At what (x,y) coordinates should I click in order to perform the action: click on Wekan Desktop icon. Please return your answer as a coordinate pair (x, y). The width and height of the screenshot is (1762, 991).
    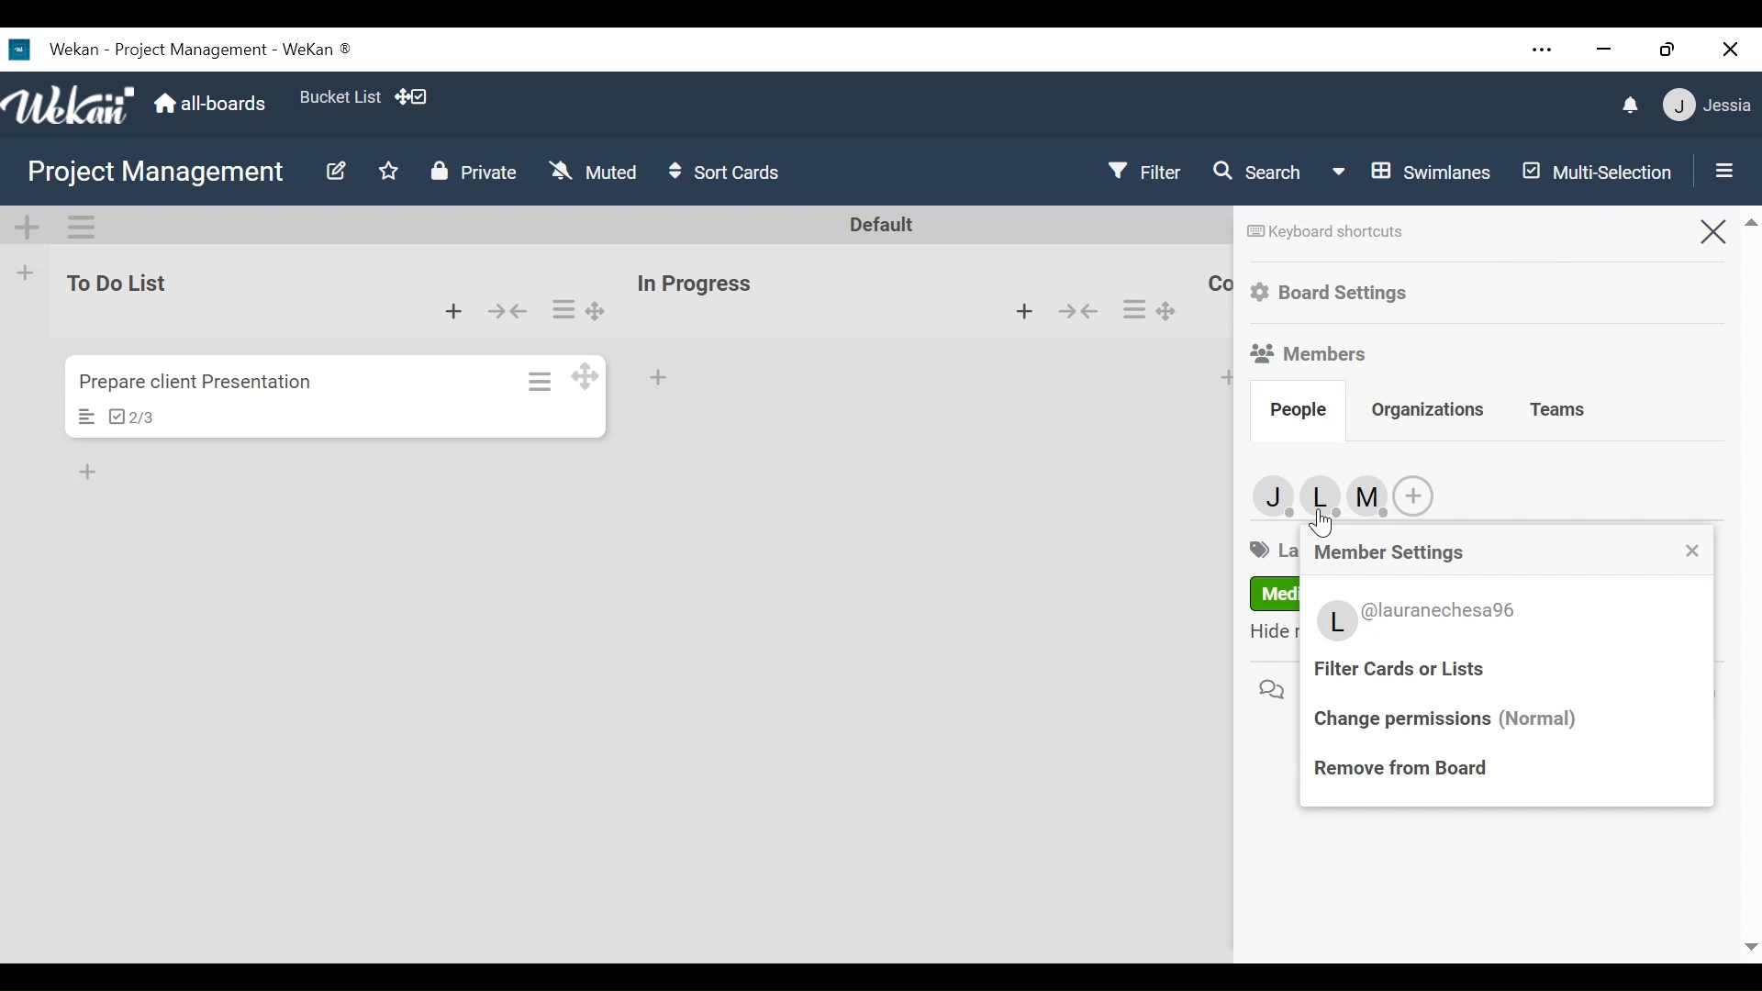
    Looking at the image, I should click on (178, 49).